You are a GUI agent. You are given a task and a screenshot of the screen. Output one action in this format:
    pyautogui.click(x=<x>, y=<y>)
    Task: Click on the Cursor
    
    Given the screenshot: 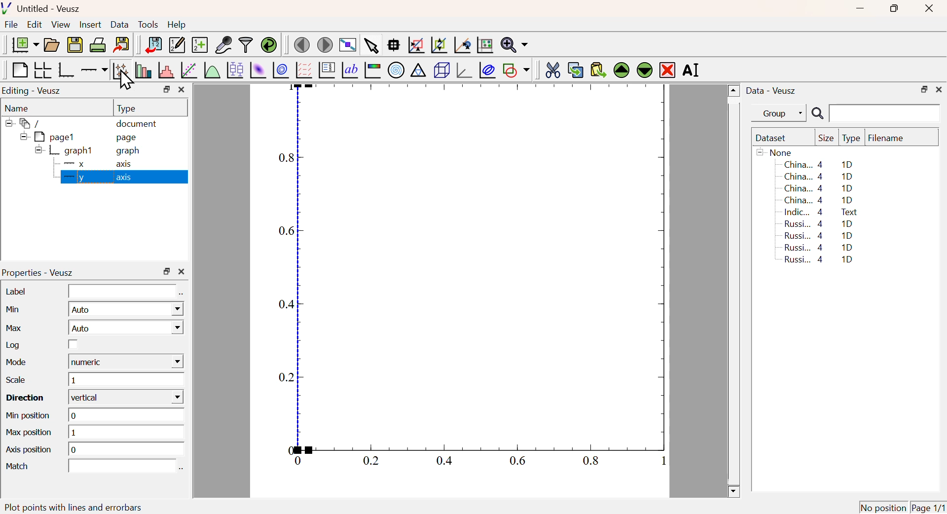 What is the action you would take?
    pyautogui.click(x=128, y=82)
    